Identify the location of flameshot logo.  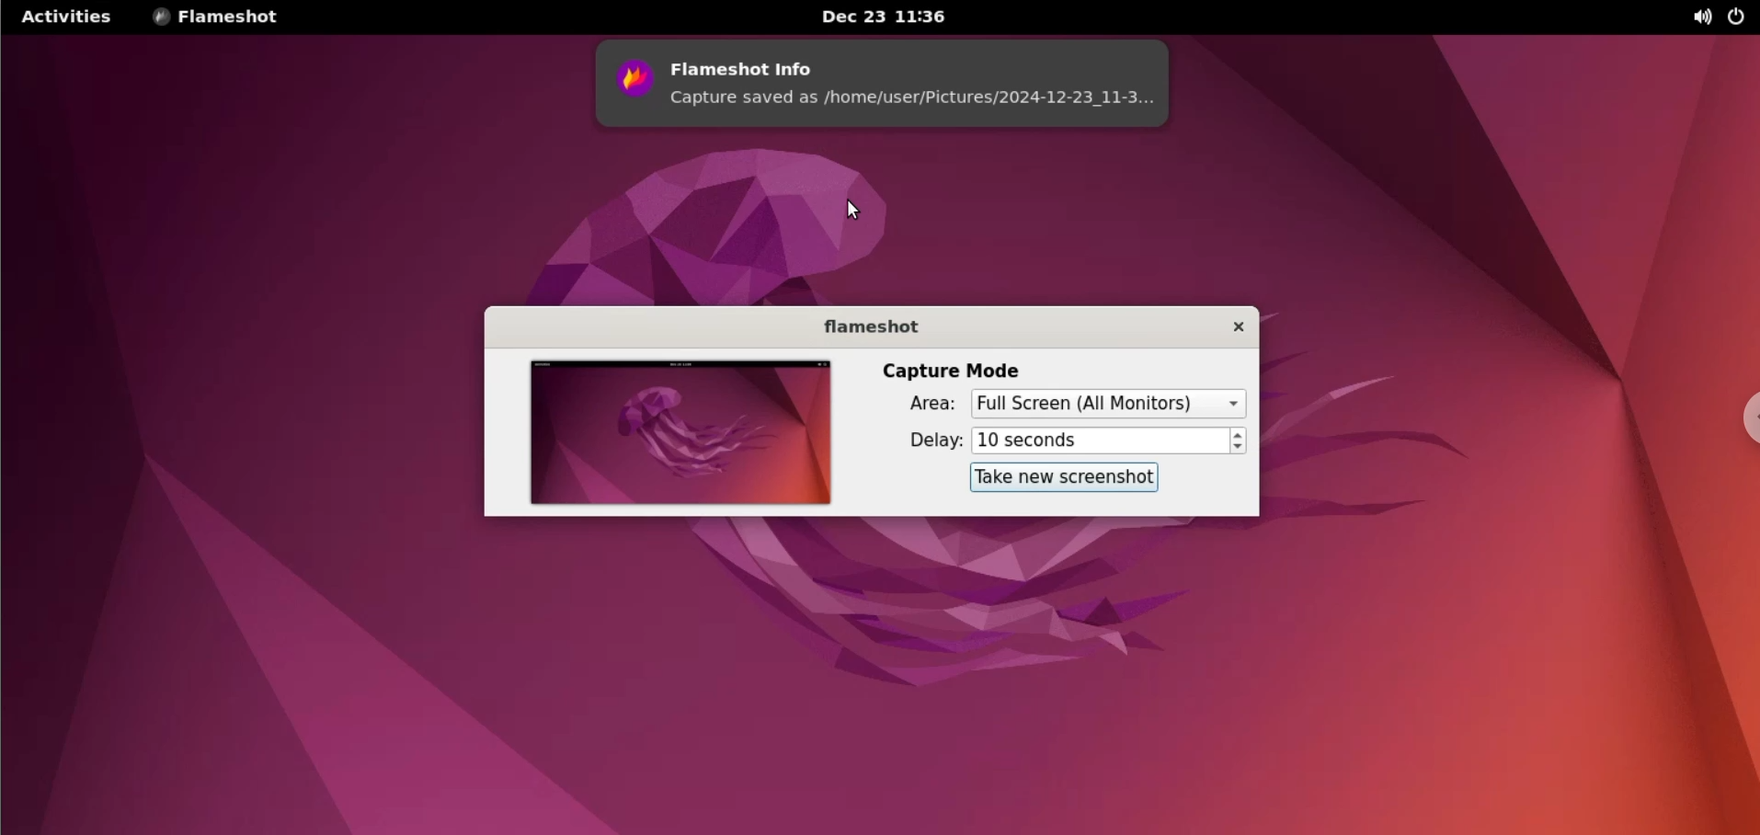
(631, 83).